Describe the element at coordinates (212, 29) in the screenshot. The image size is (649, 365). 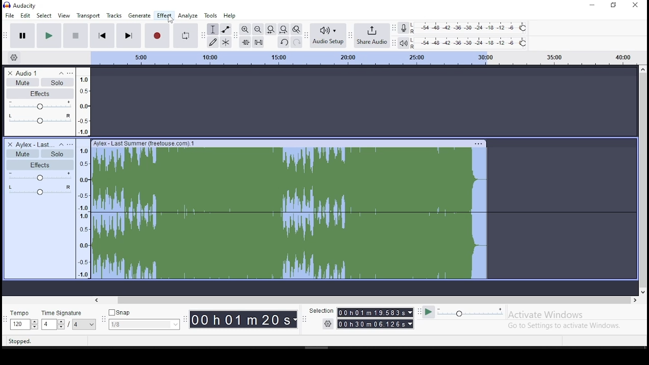
I see `selection tool` at that location.